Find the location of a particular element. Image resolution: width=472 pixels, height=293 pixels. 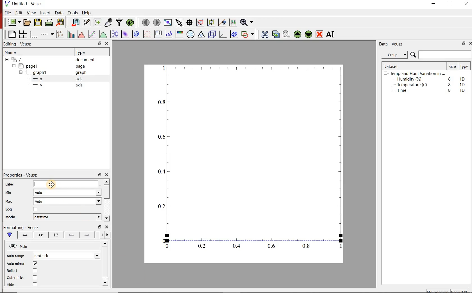

Auto is located at coordinates (42, 202).